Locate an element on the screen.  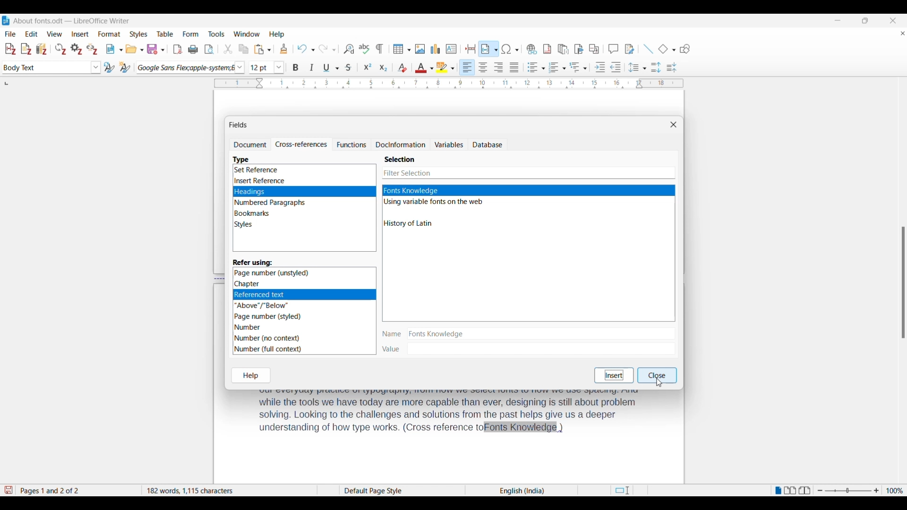
Insert bookmark is located at coordinates (579, 50).